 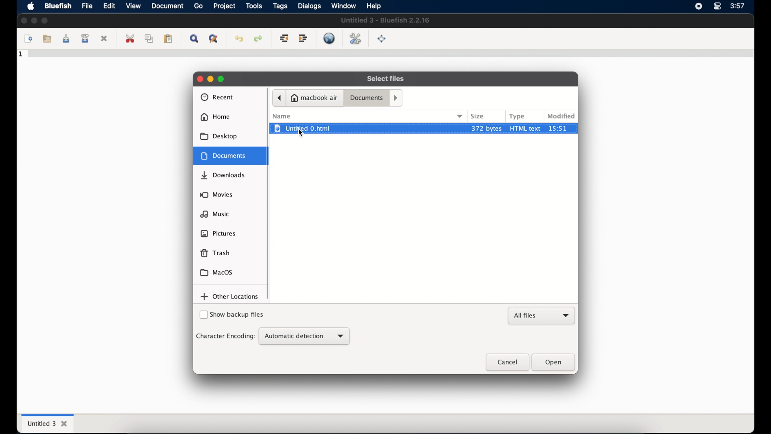 What do you see at coordinates (366, 128) in the screenshot?
I see `Untitled 0.html` at bounding box center [366, 128].